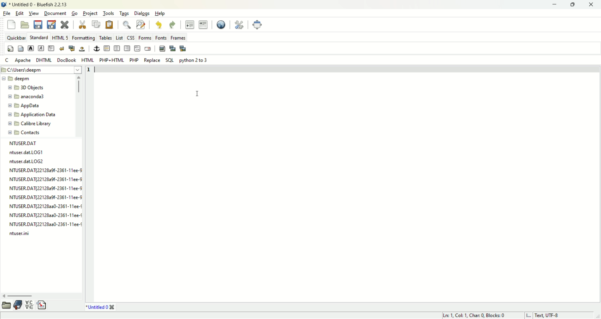 This screenshot has width=601, height=319. I want to click on undo, so click(159, 25).